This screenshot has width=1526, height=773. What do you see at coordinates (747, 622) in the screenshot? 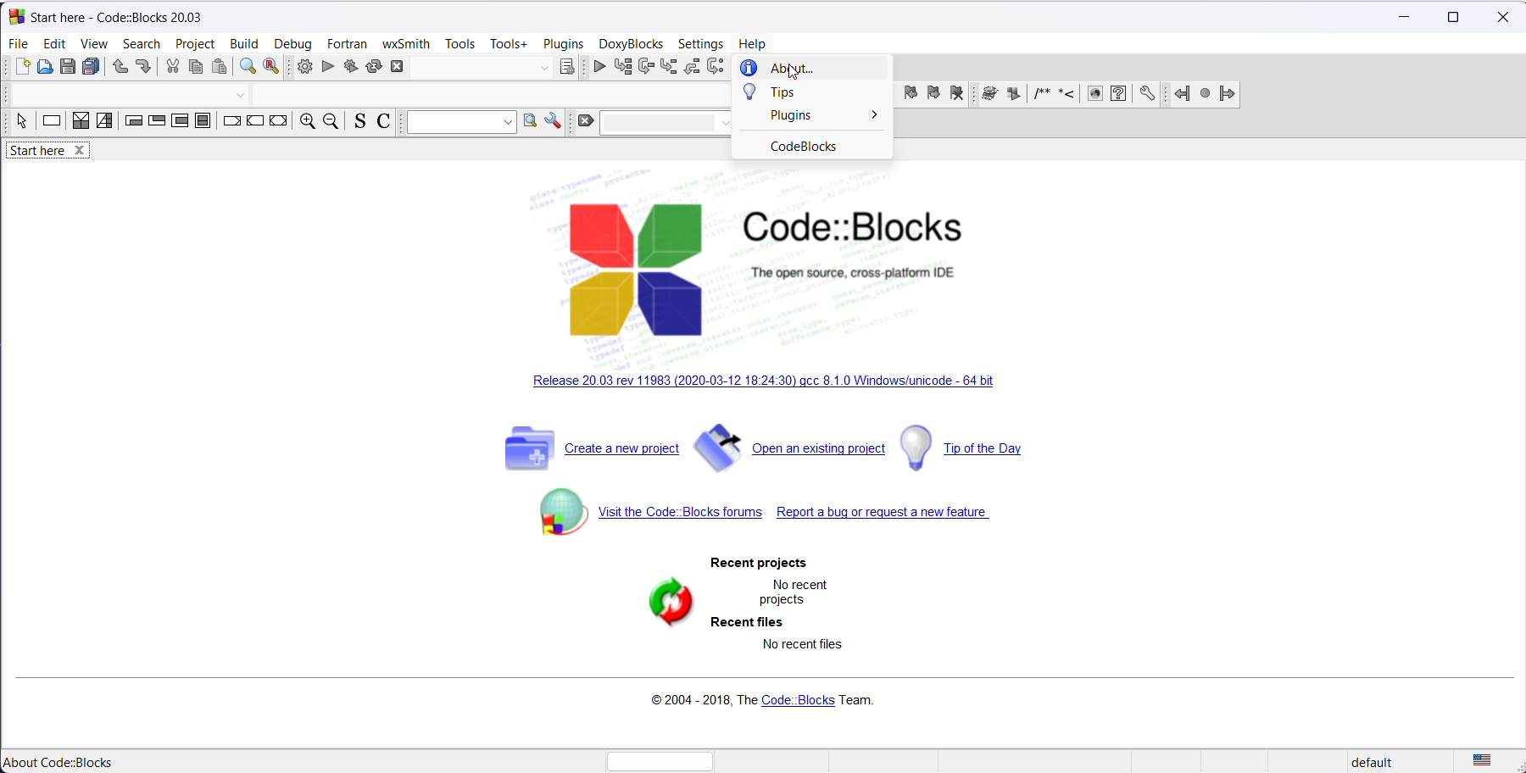
I see `recent files` at bounding box center [747, 622].